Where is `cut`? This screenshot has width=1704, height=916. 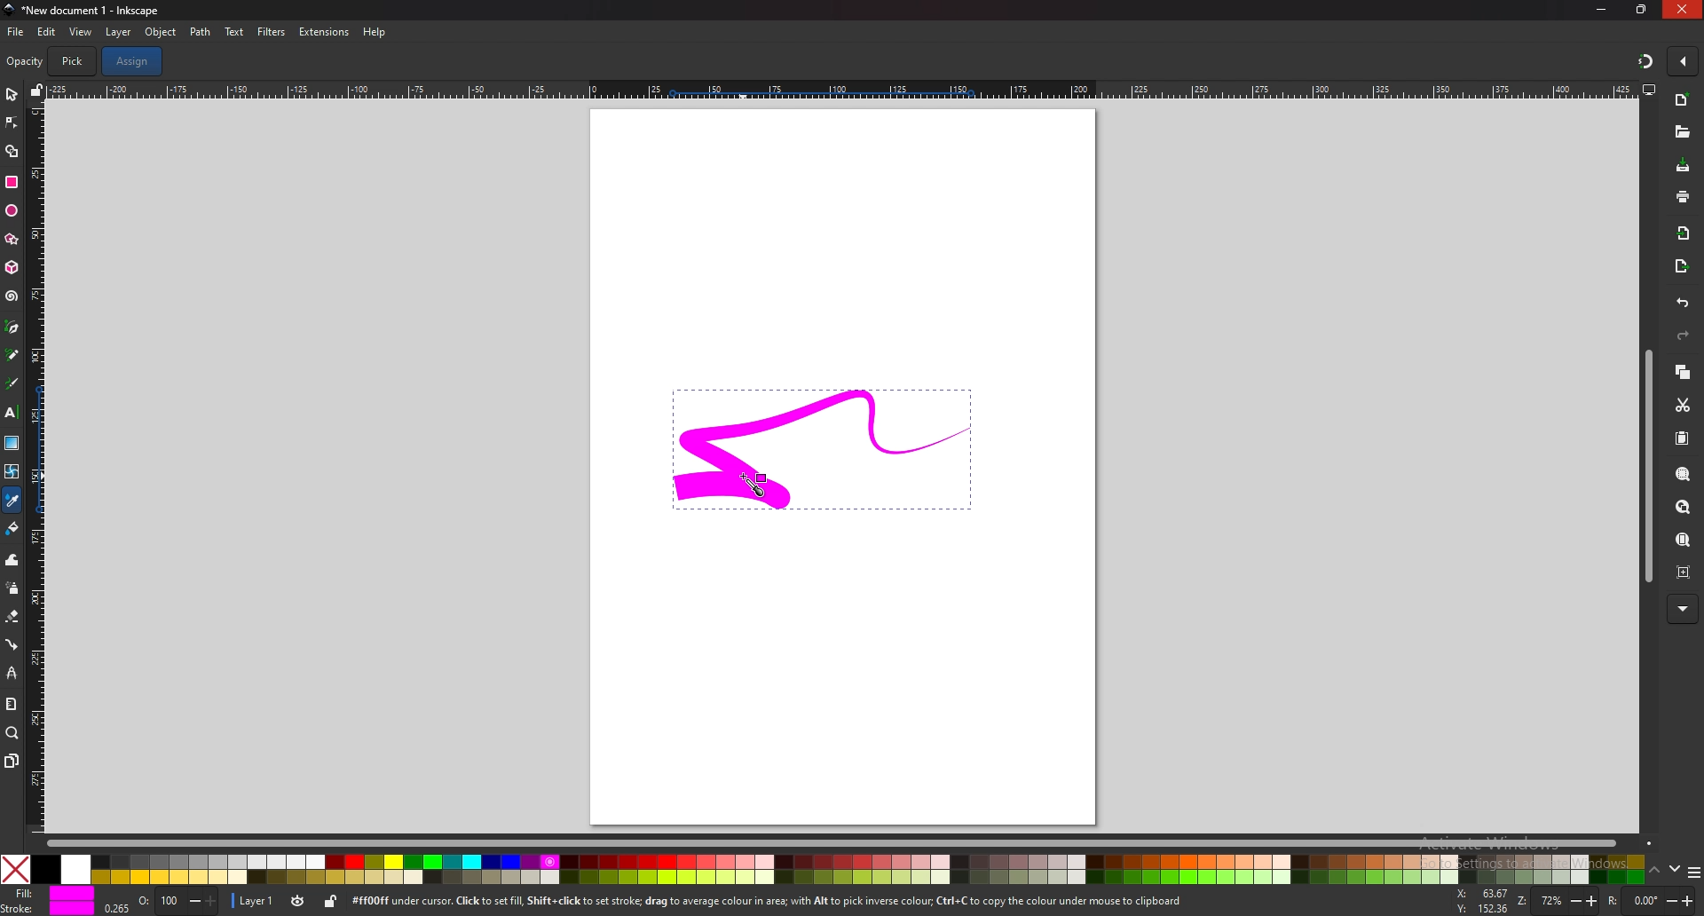
cut is located at coordinates (1683, 404).